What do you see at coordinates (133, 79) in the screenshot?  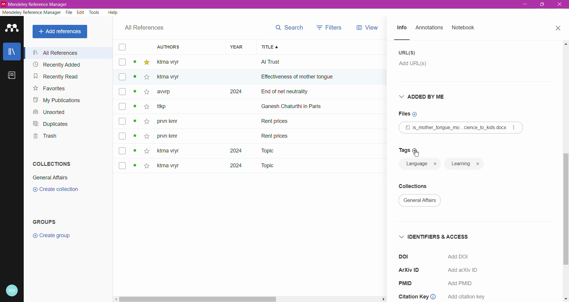 I see `dot ` at bounding box center [133, 79].